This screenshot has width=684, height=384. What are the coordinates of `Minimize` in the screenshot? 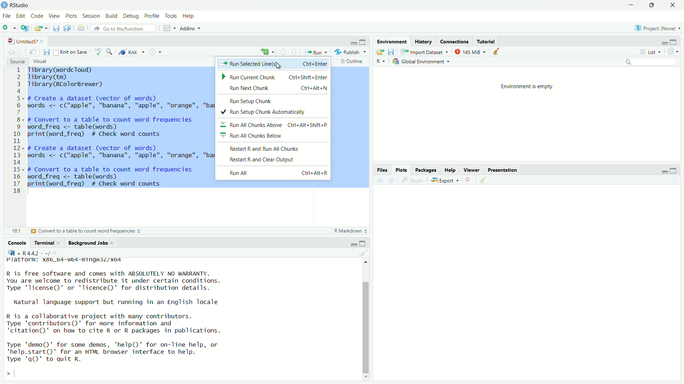 It's located at (354, 245).